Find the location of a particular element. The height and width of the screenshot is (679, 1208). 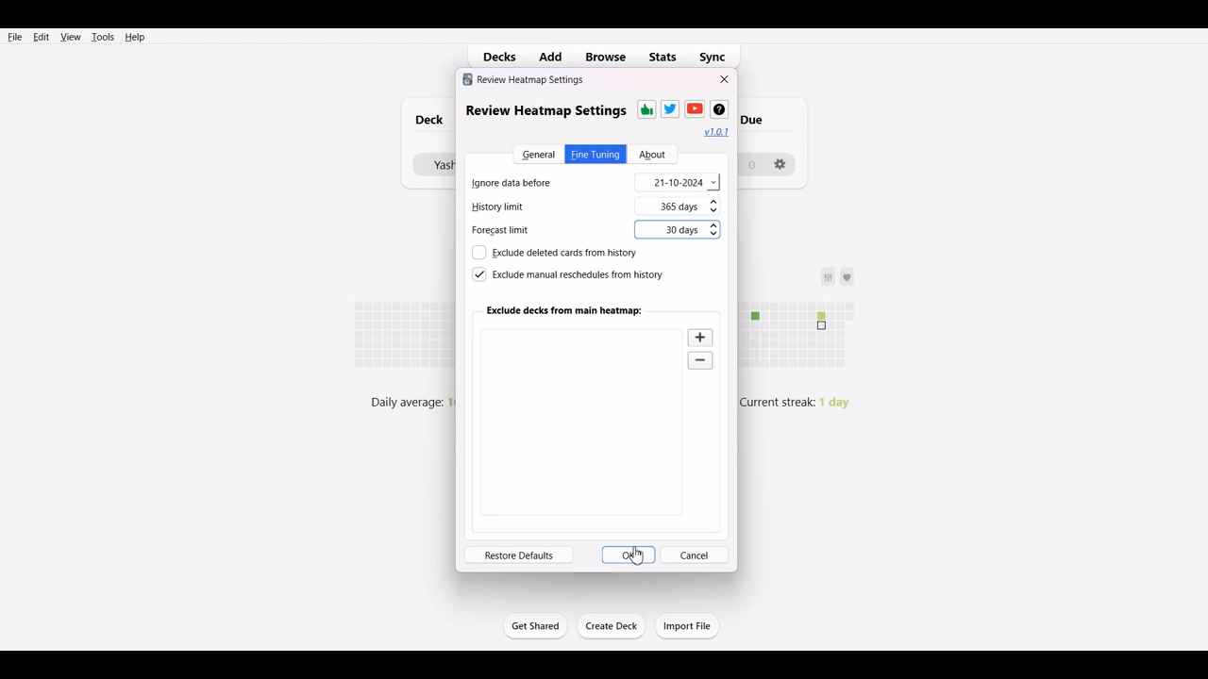

Stats is located at coordinates (663, 57).